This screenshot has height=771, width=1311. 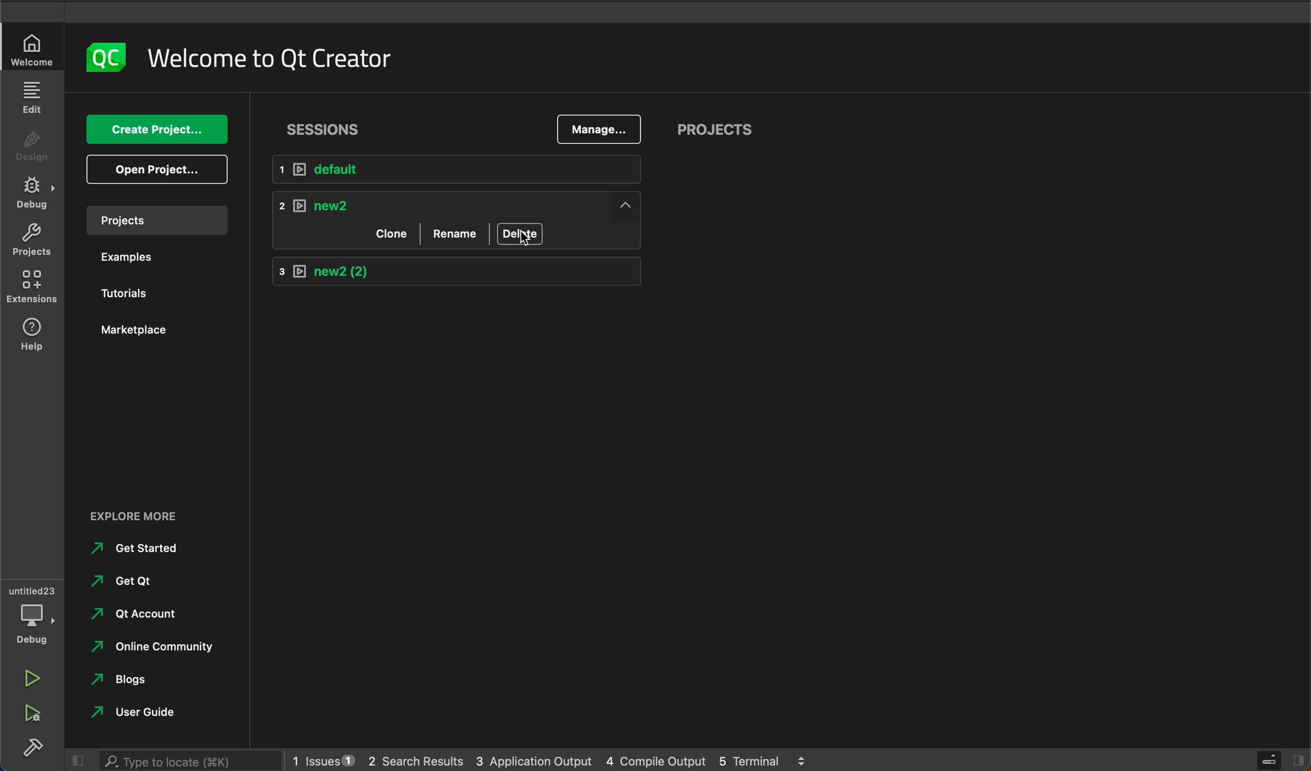 What do you see at coordinates (328, 128) in the screenshot?
I see `sessions` at bounding box center [328, 128].